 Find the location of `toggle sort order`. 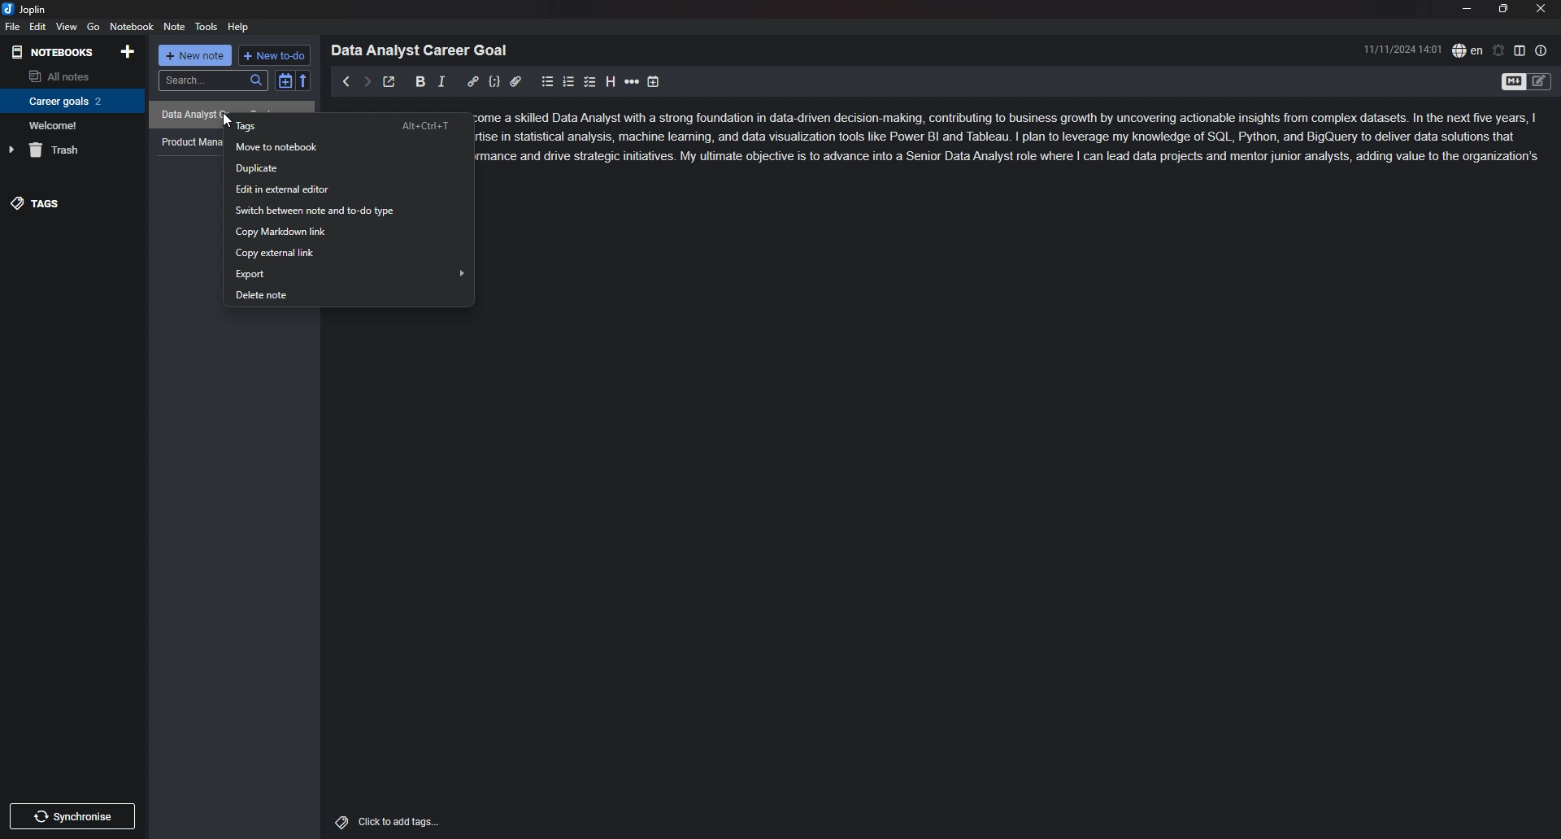

toggle sort order is located at coordinates (285, 80).